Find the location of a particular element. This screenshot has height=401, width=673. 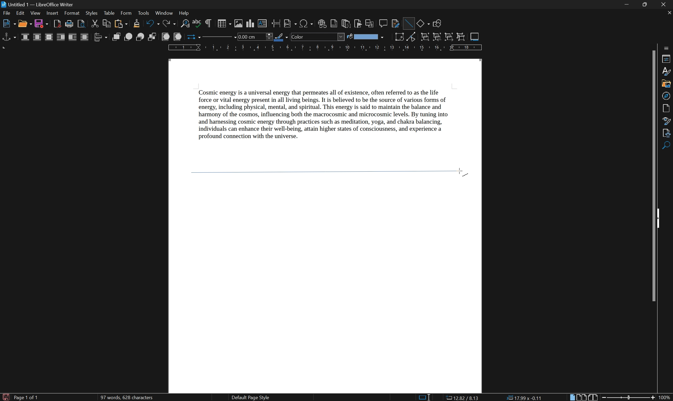

insert special characters is located at coordinates (307, 24).